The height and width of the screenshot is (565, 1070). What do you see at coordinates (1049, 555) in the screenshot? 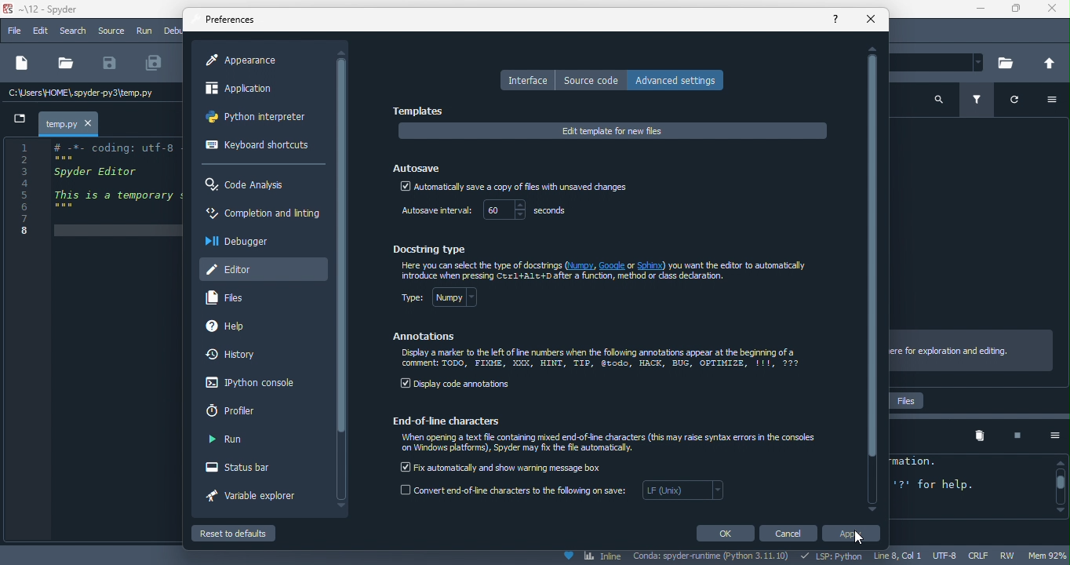
I see `mem 92%` at bounding box center [1049, 555].